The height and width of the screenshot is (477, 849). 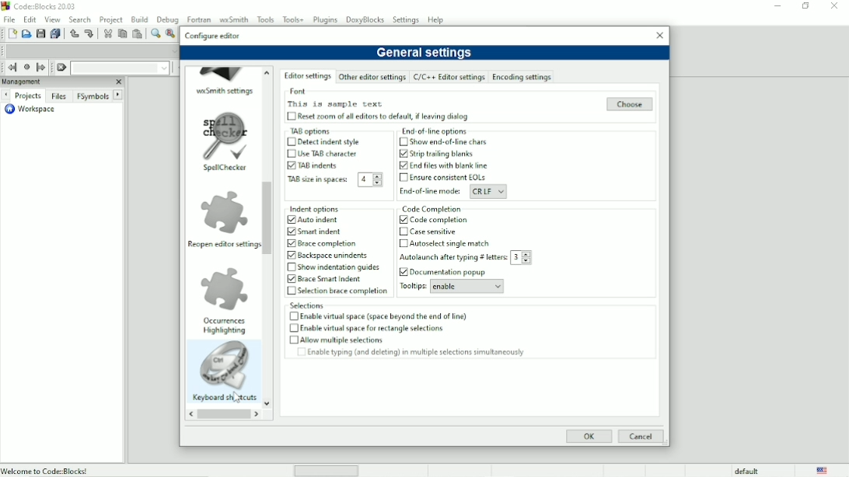 I want to click on Brace completion, so click(x=330, y=243).